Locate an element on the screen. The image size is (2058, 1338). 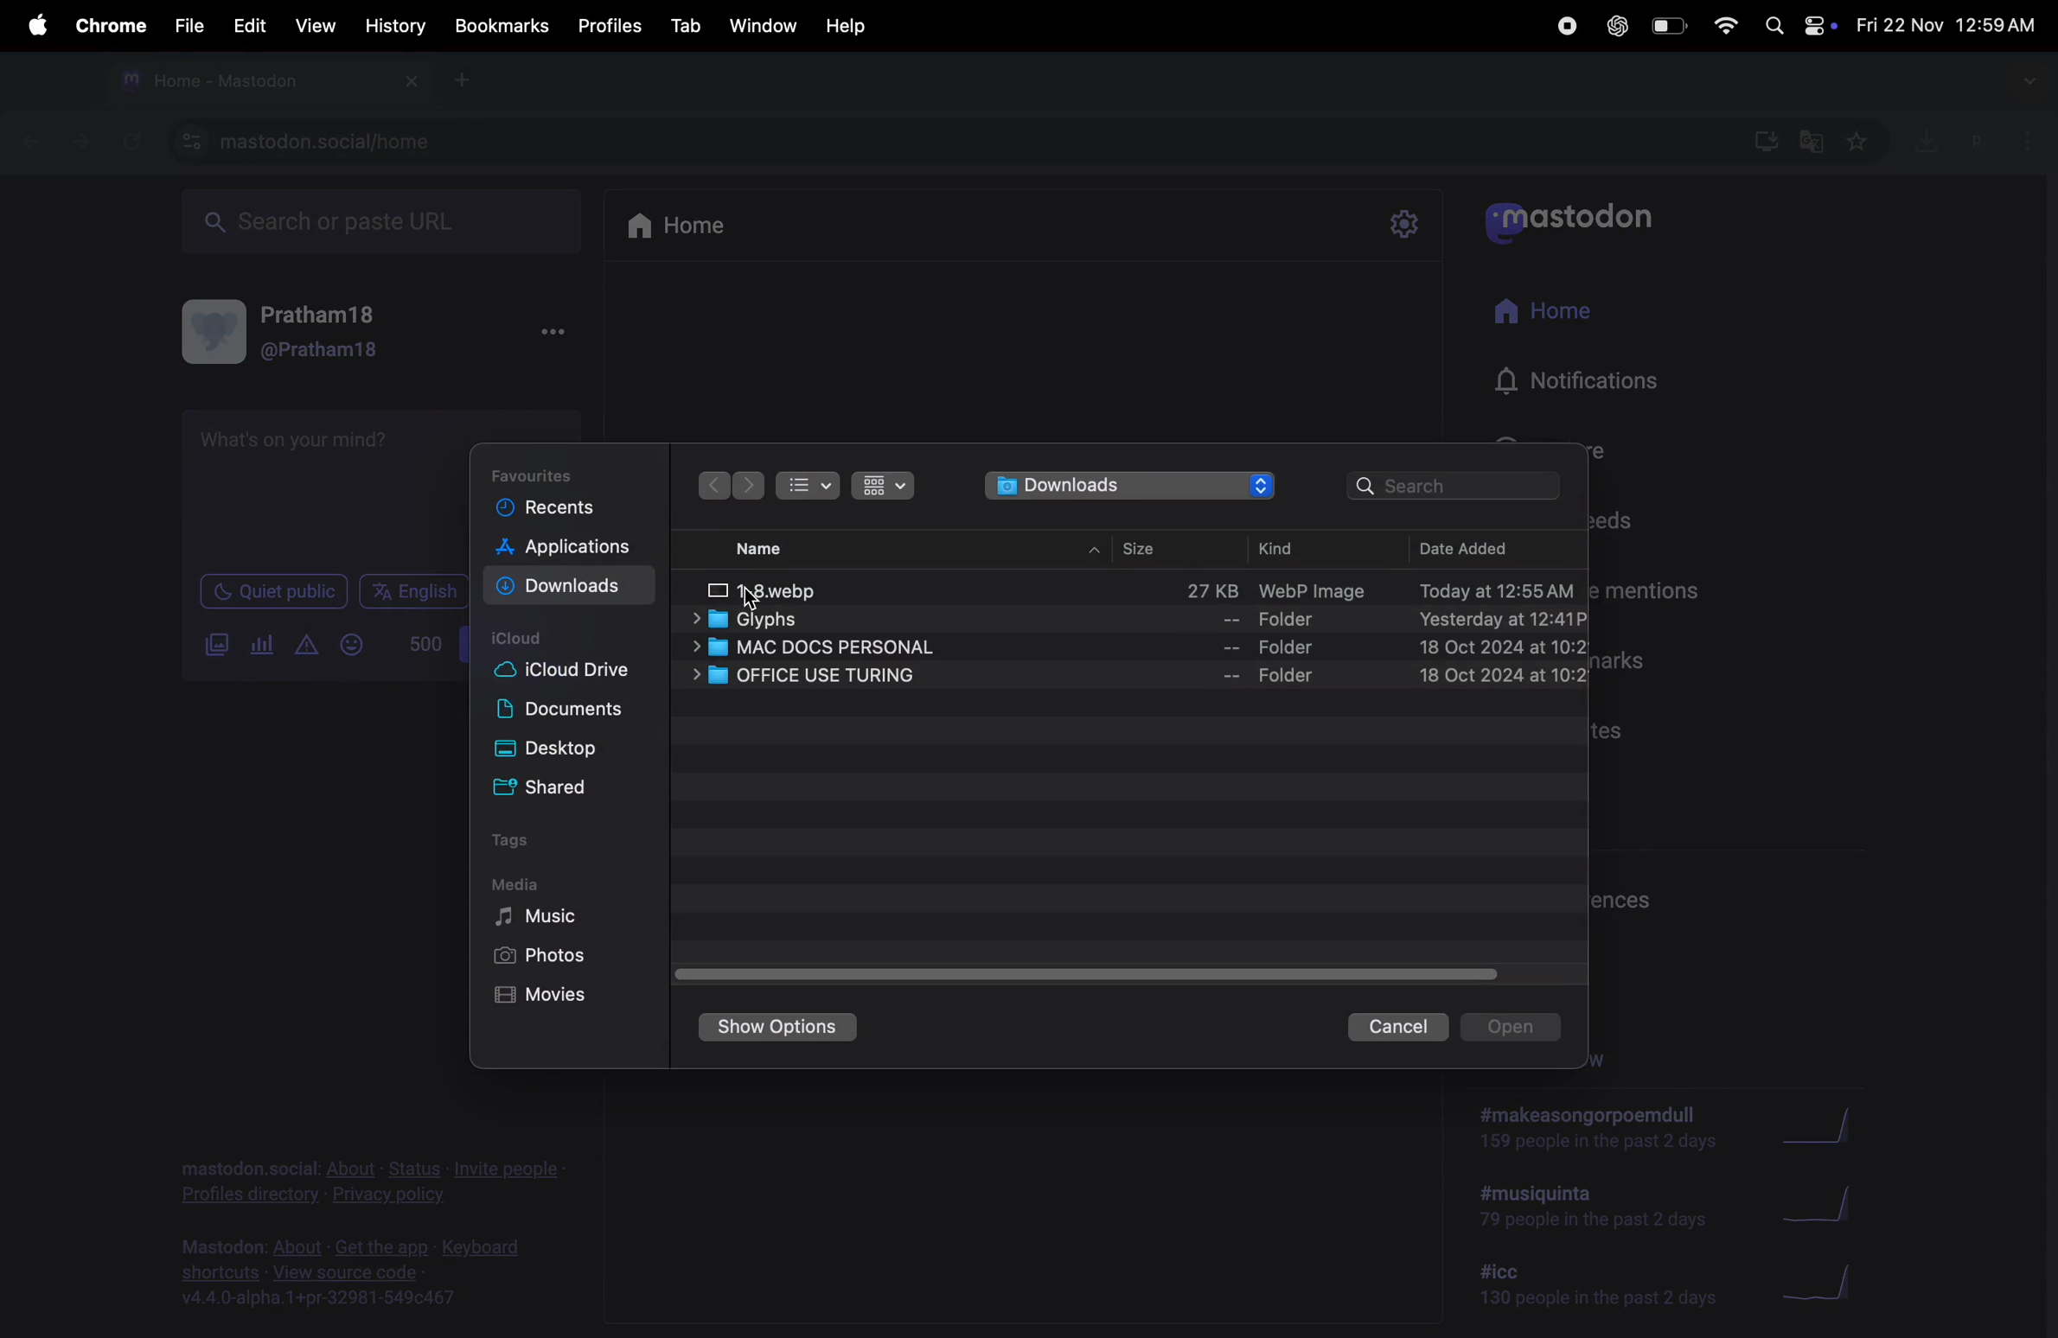
forward is located at coordinates (717, 485).